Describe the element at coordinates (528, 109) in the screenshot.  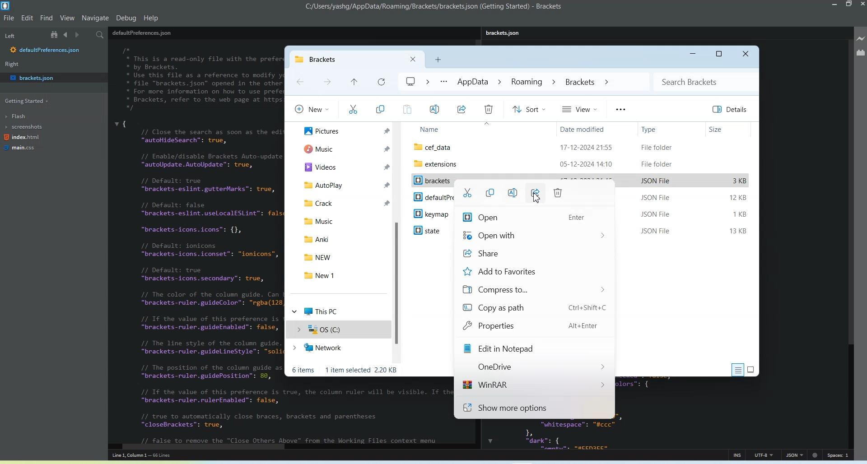
I see `Sort` at that location.